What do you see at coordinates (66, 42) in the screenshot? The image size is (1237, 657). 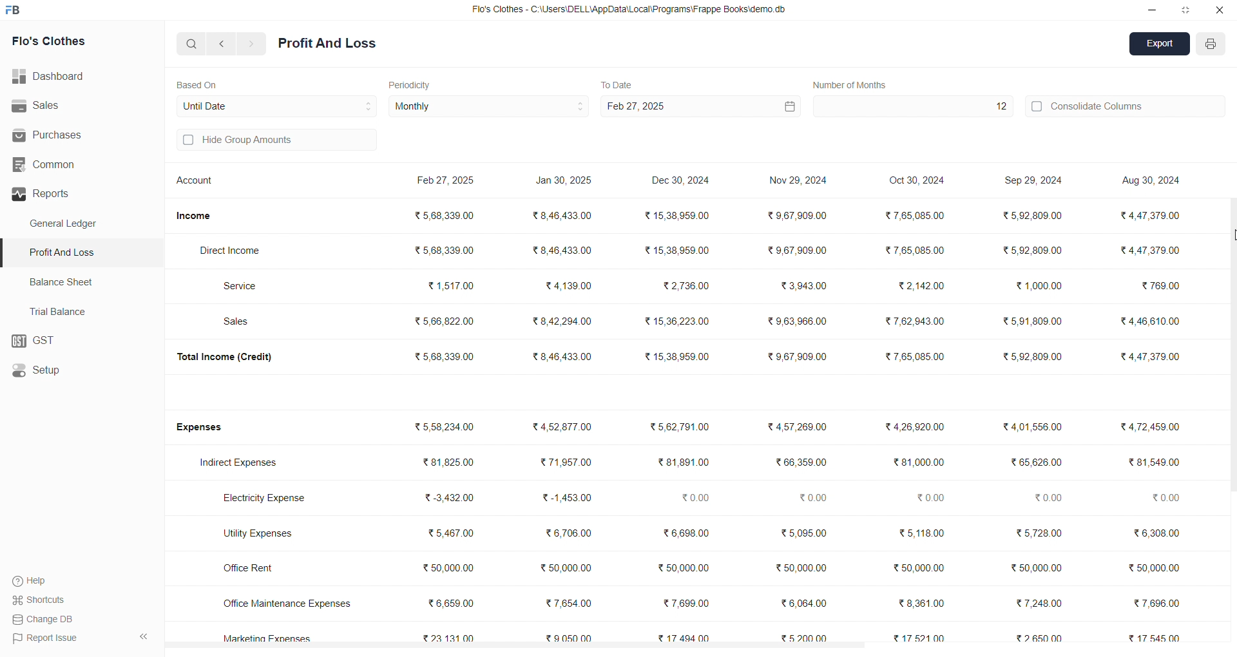 I see `Flo's Clothes` at bounding box center [66, 42].